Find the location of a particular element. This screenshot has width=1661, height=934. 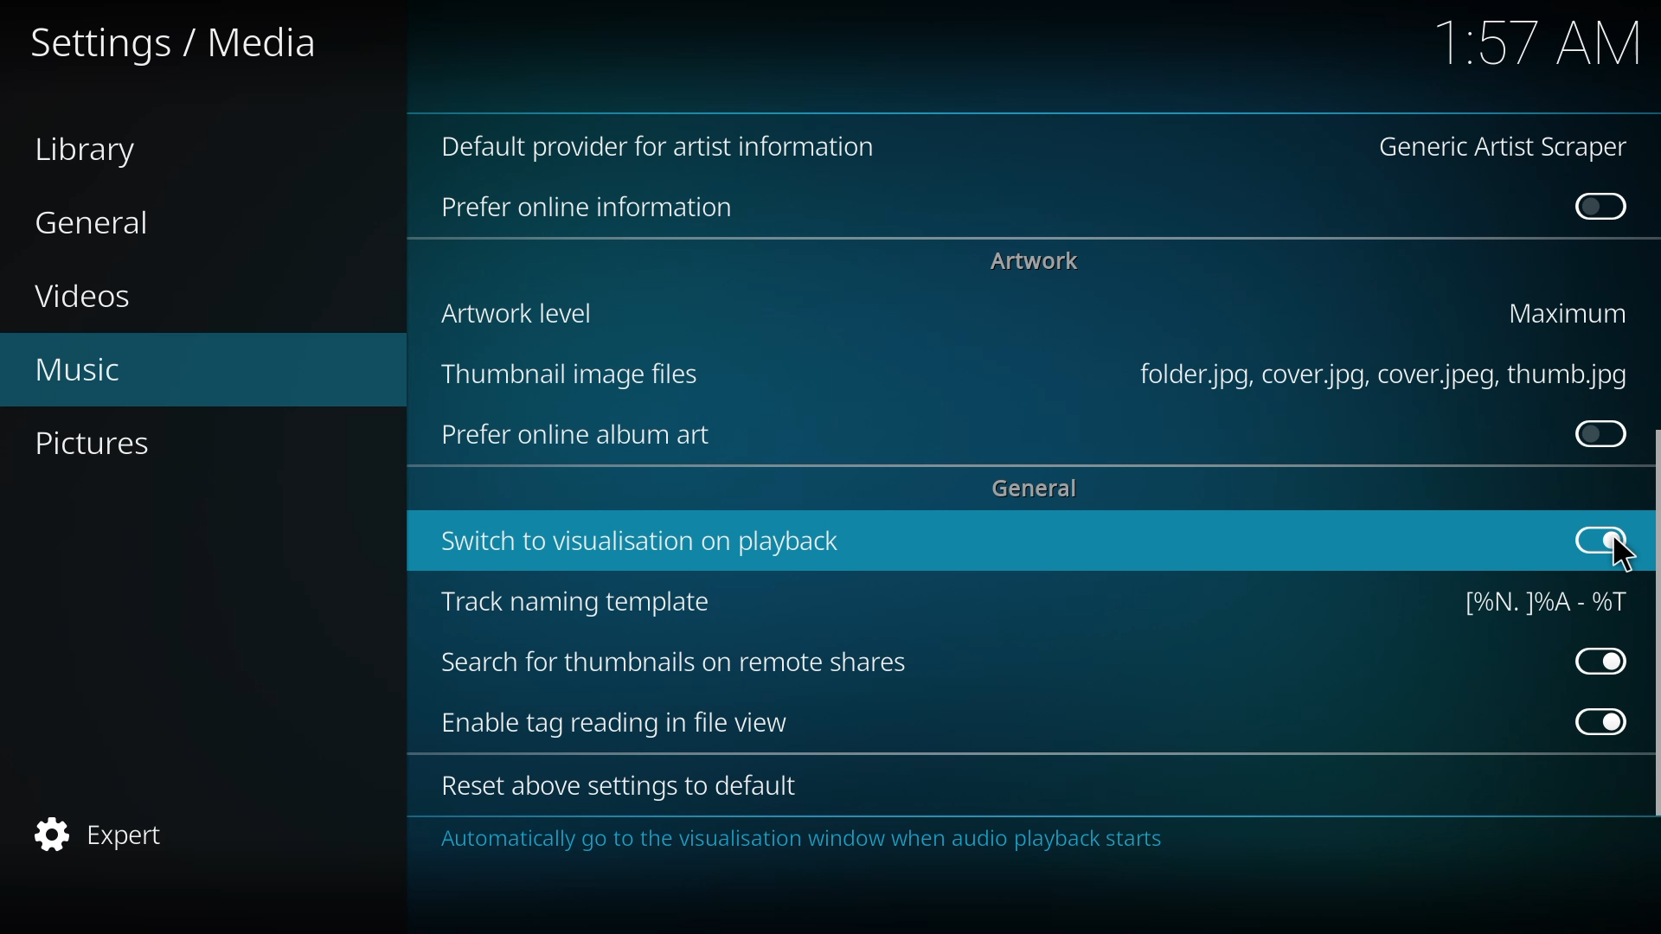

scroll bar is located at coordinates (1651, 632).